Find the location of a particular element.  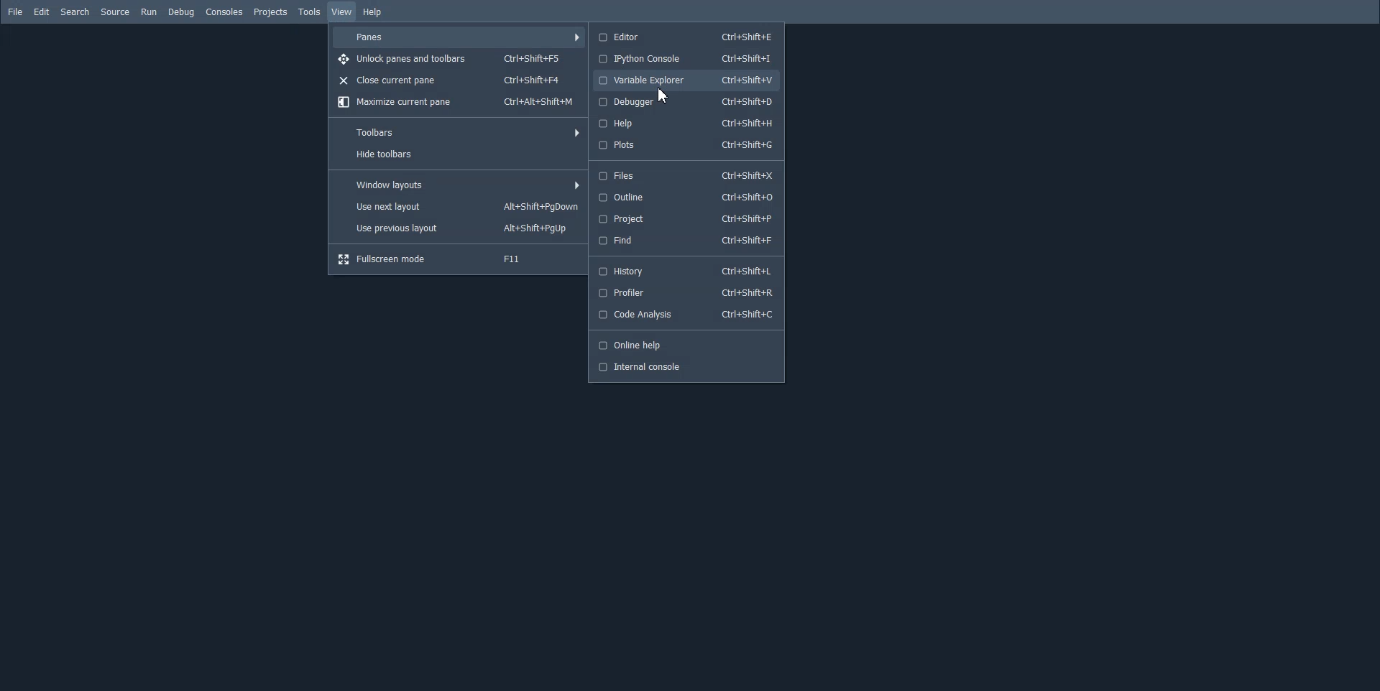

Debugger is located at coordinates (687, 101).